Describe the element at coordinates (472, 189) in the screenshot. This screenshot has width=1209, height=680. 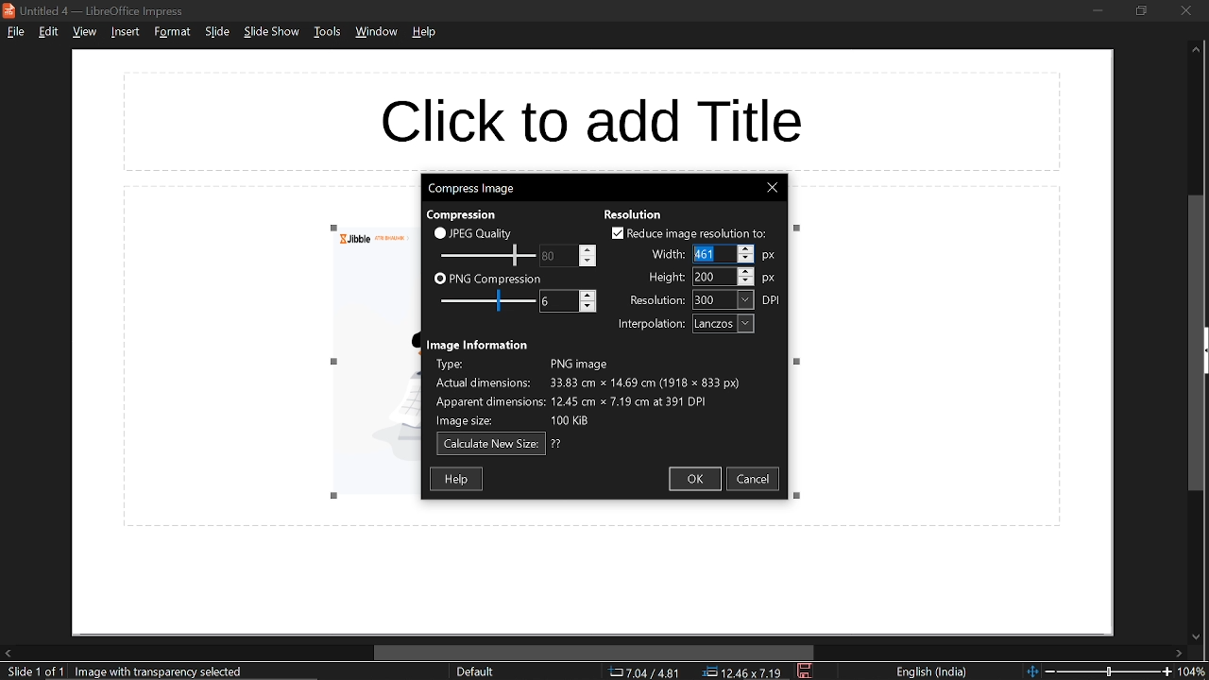
I see `current window` at that location.